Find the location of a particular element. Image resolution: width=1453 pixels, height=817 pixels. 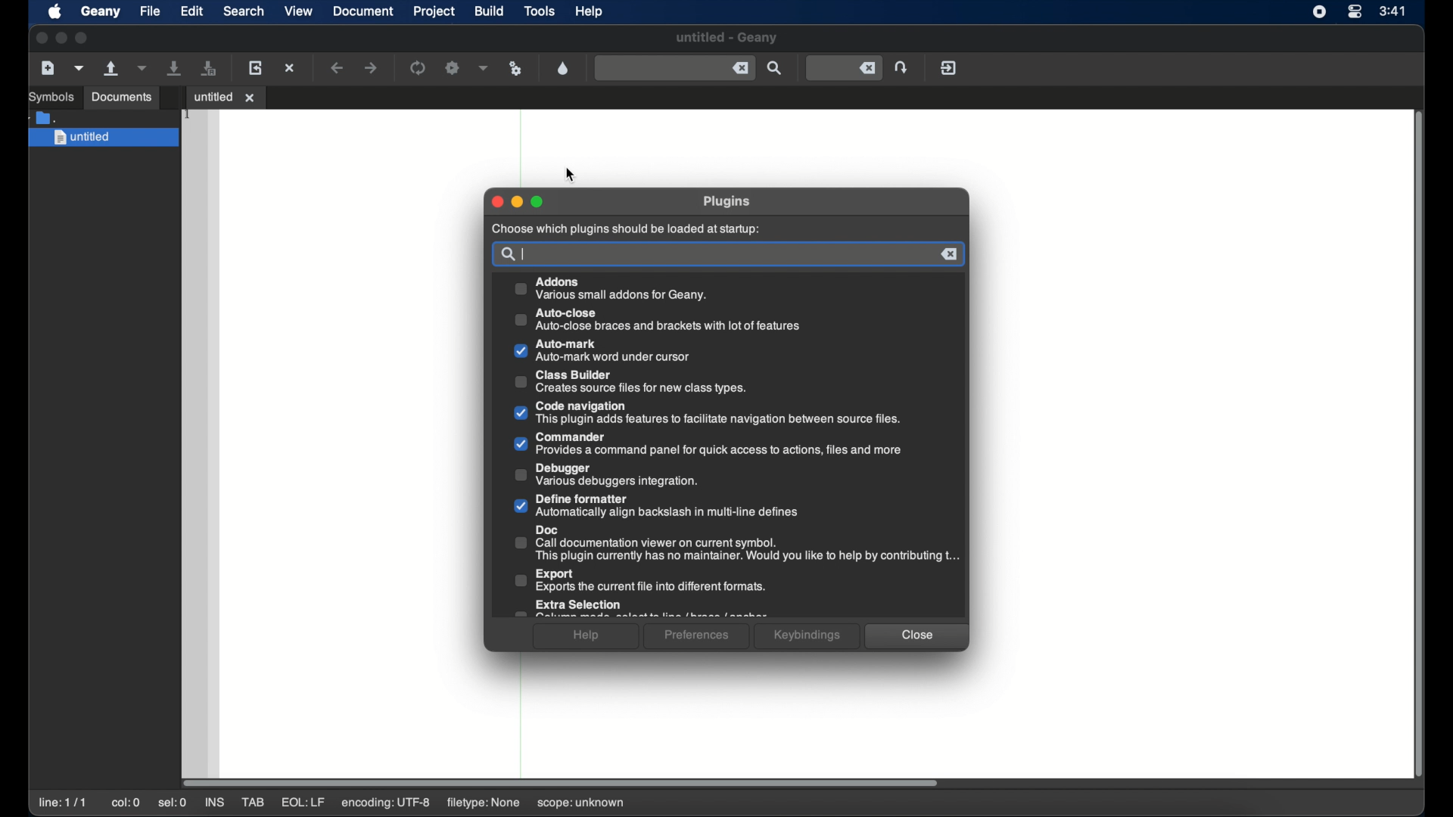

quit geany is located at coordinates (948, 68).